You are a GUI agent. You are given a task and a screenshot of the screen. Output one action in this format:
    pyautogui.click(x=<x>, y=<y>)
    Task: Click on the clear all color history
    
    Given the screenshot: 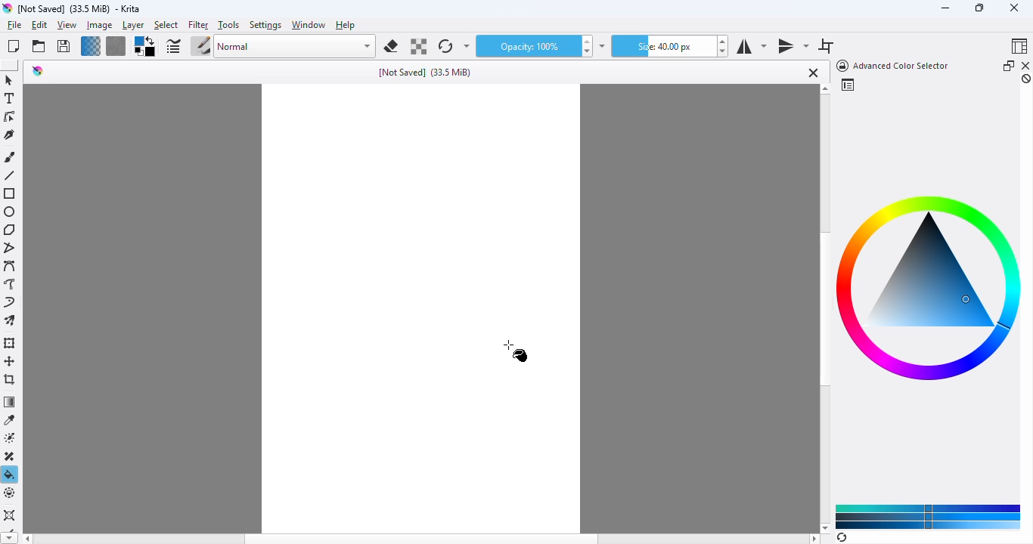 What is the action you would take?
    pyautogui.click(x=1026, y=79)
    